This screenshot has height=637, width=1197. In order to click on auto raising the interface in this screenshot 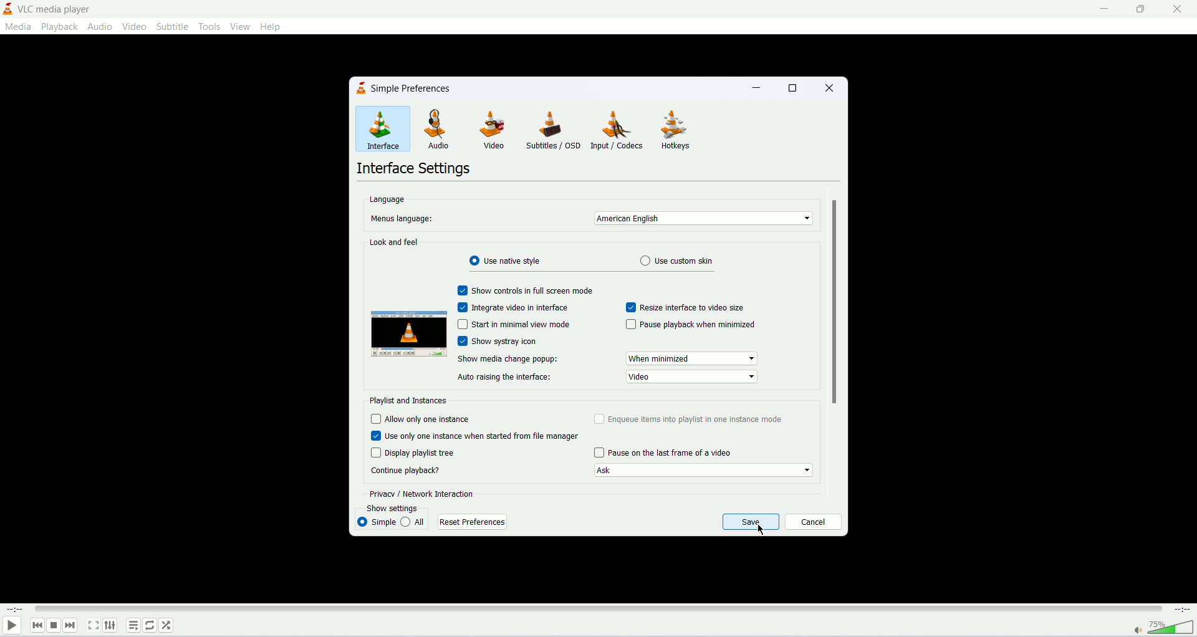, I will do `click(504, 378)`.